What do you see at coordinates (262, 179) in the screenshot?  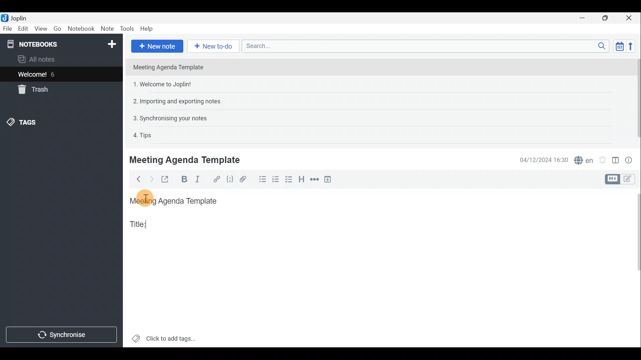 I see `Bulleted list` at bounding box center [262, 179].